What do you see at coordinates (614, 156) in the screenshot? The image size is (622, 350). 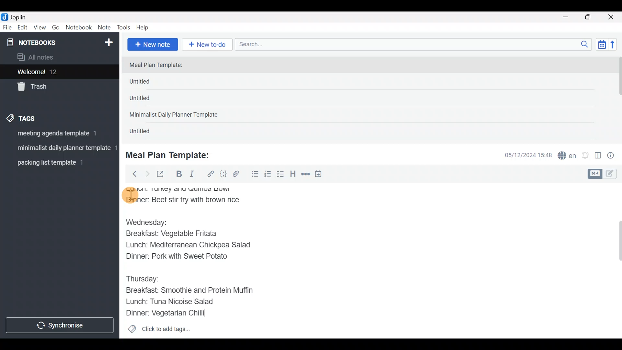 I see `Note properties` at bounding box center [614, 156].